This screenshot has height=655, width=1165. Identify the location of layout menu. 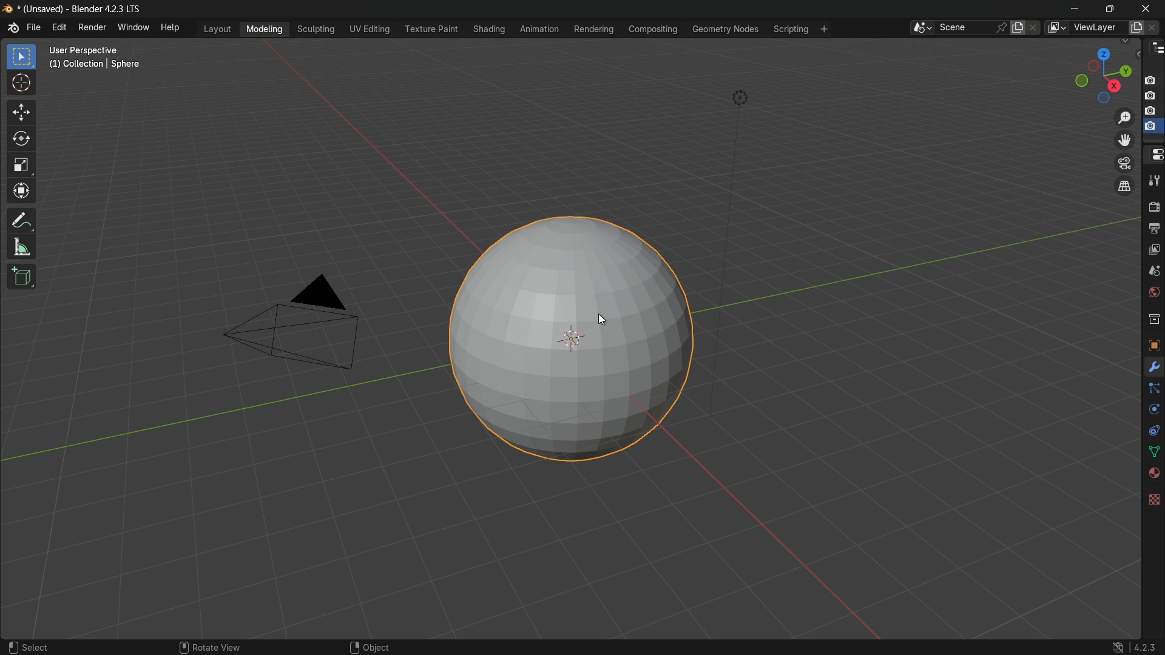
(217, 29).